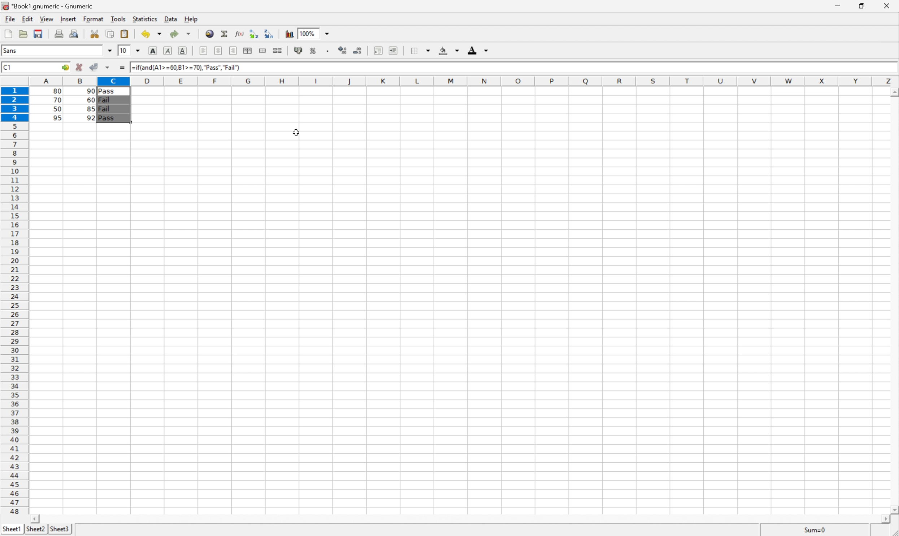 This screenshot has height=536, width=899. What do you see at coordinates (146, 20) in the screenshot?
I see `Statistics` at bounding box center [146, 20].